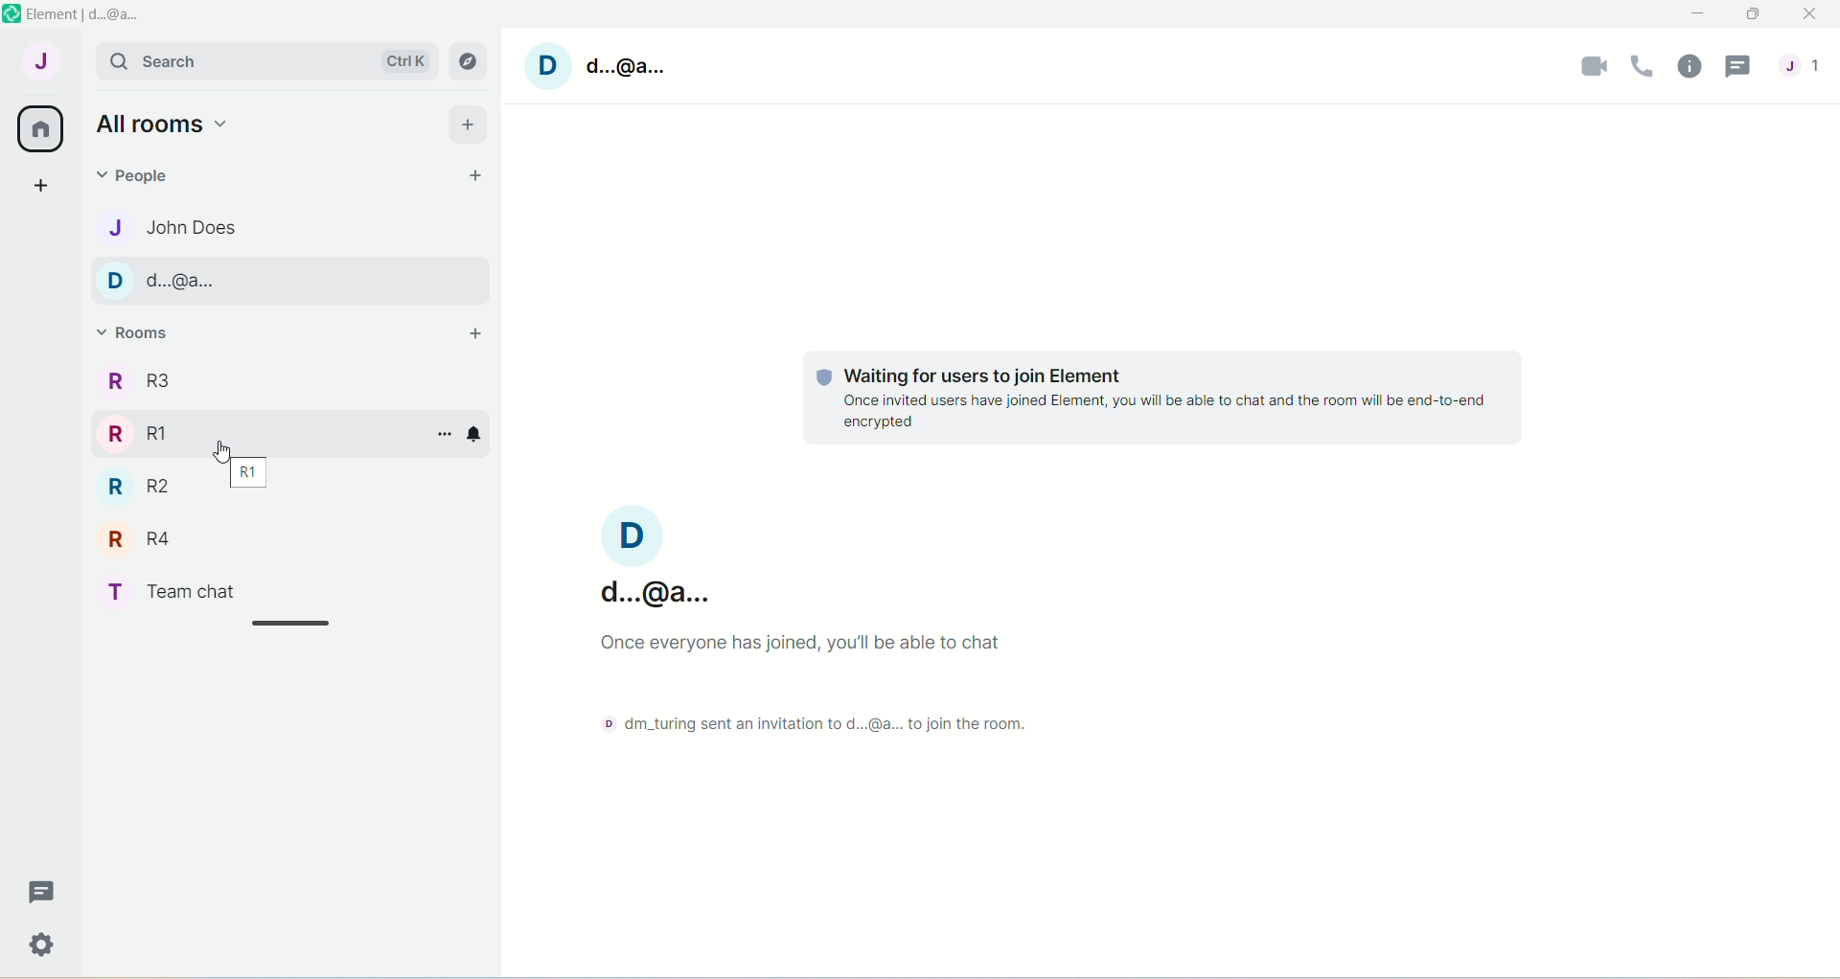 This screenshot has width=1840, height=979. I want to click on R RI, so click(137, 434).